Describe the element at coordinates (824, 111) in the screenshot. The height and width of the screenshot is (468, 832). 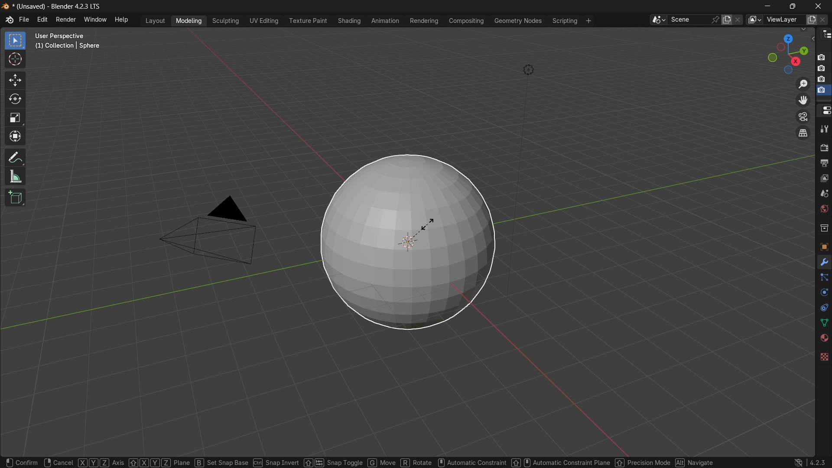
I see `properties` at that location.